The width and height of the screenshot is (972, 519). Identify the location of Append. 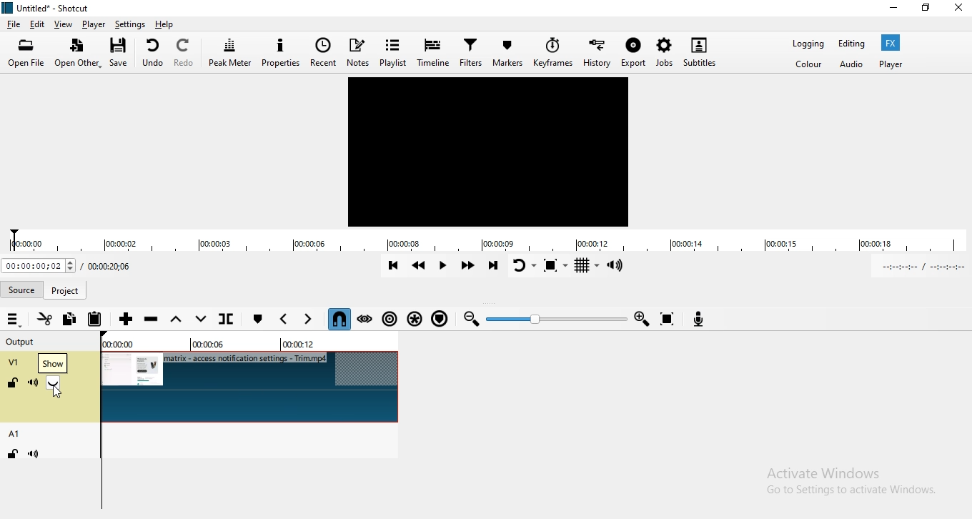
(124, 318).